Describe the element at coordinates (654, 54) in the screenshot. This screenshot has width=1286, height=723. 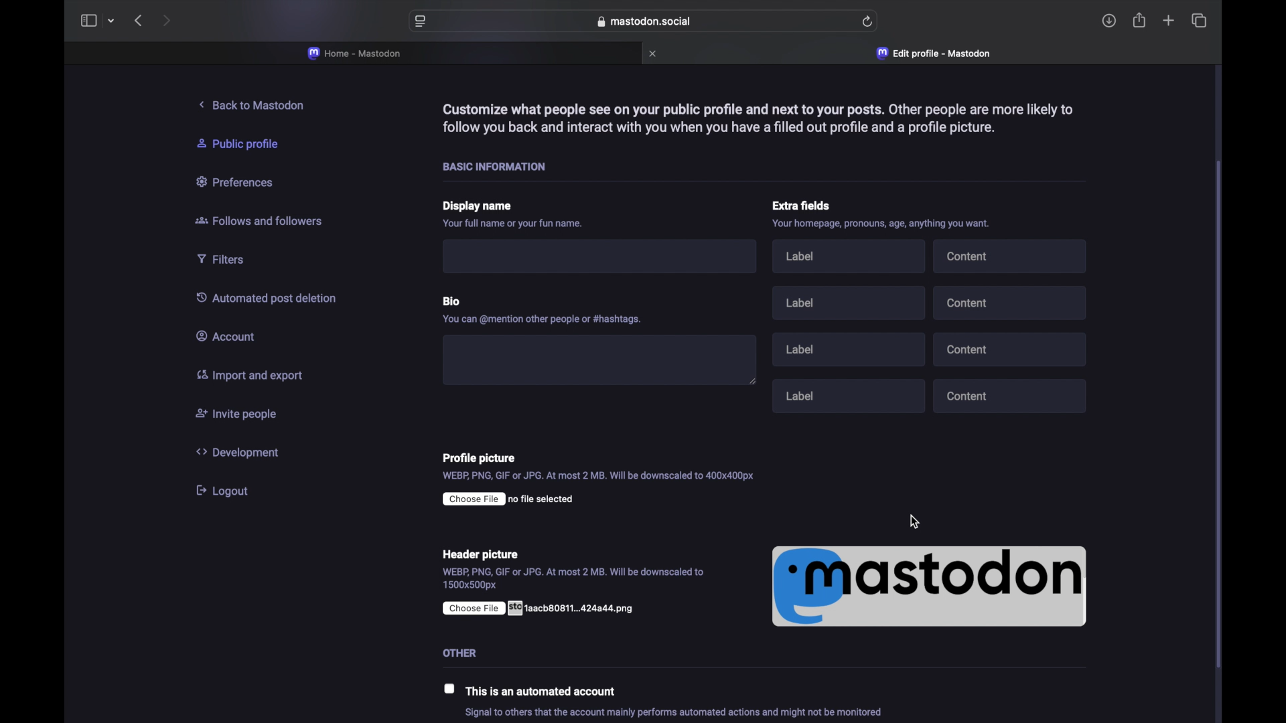
I see `close` at that location.